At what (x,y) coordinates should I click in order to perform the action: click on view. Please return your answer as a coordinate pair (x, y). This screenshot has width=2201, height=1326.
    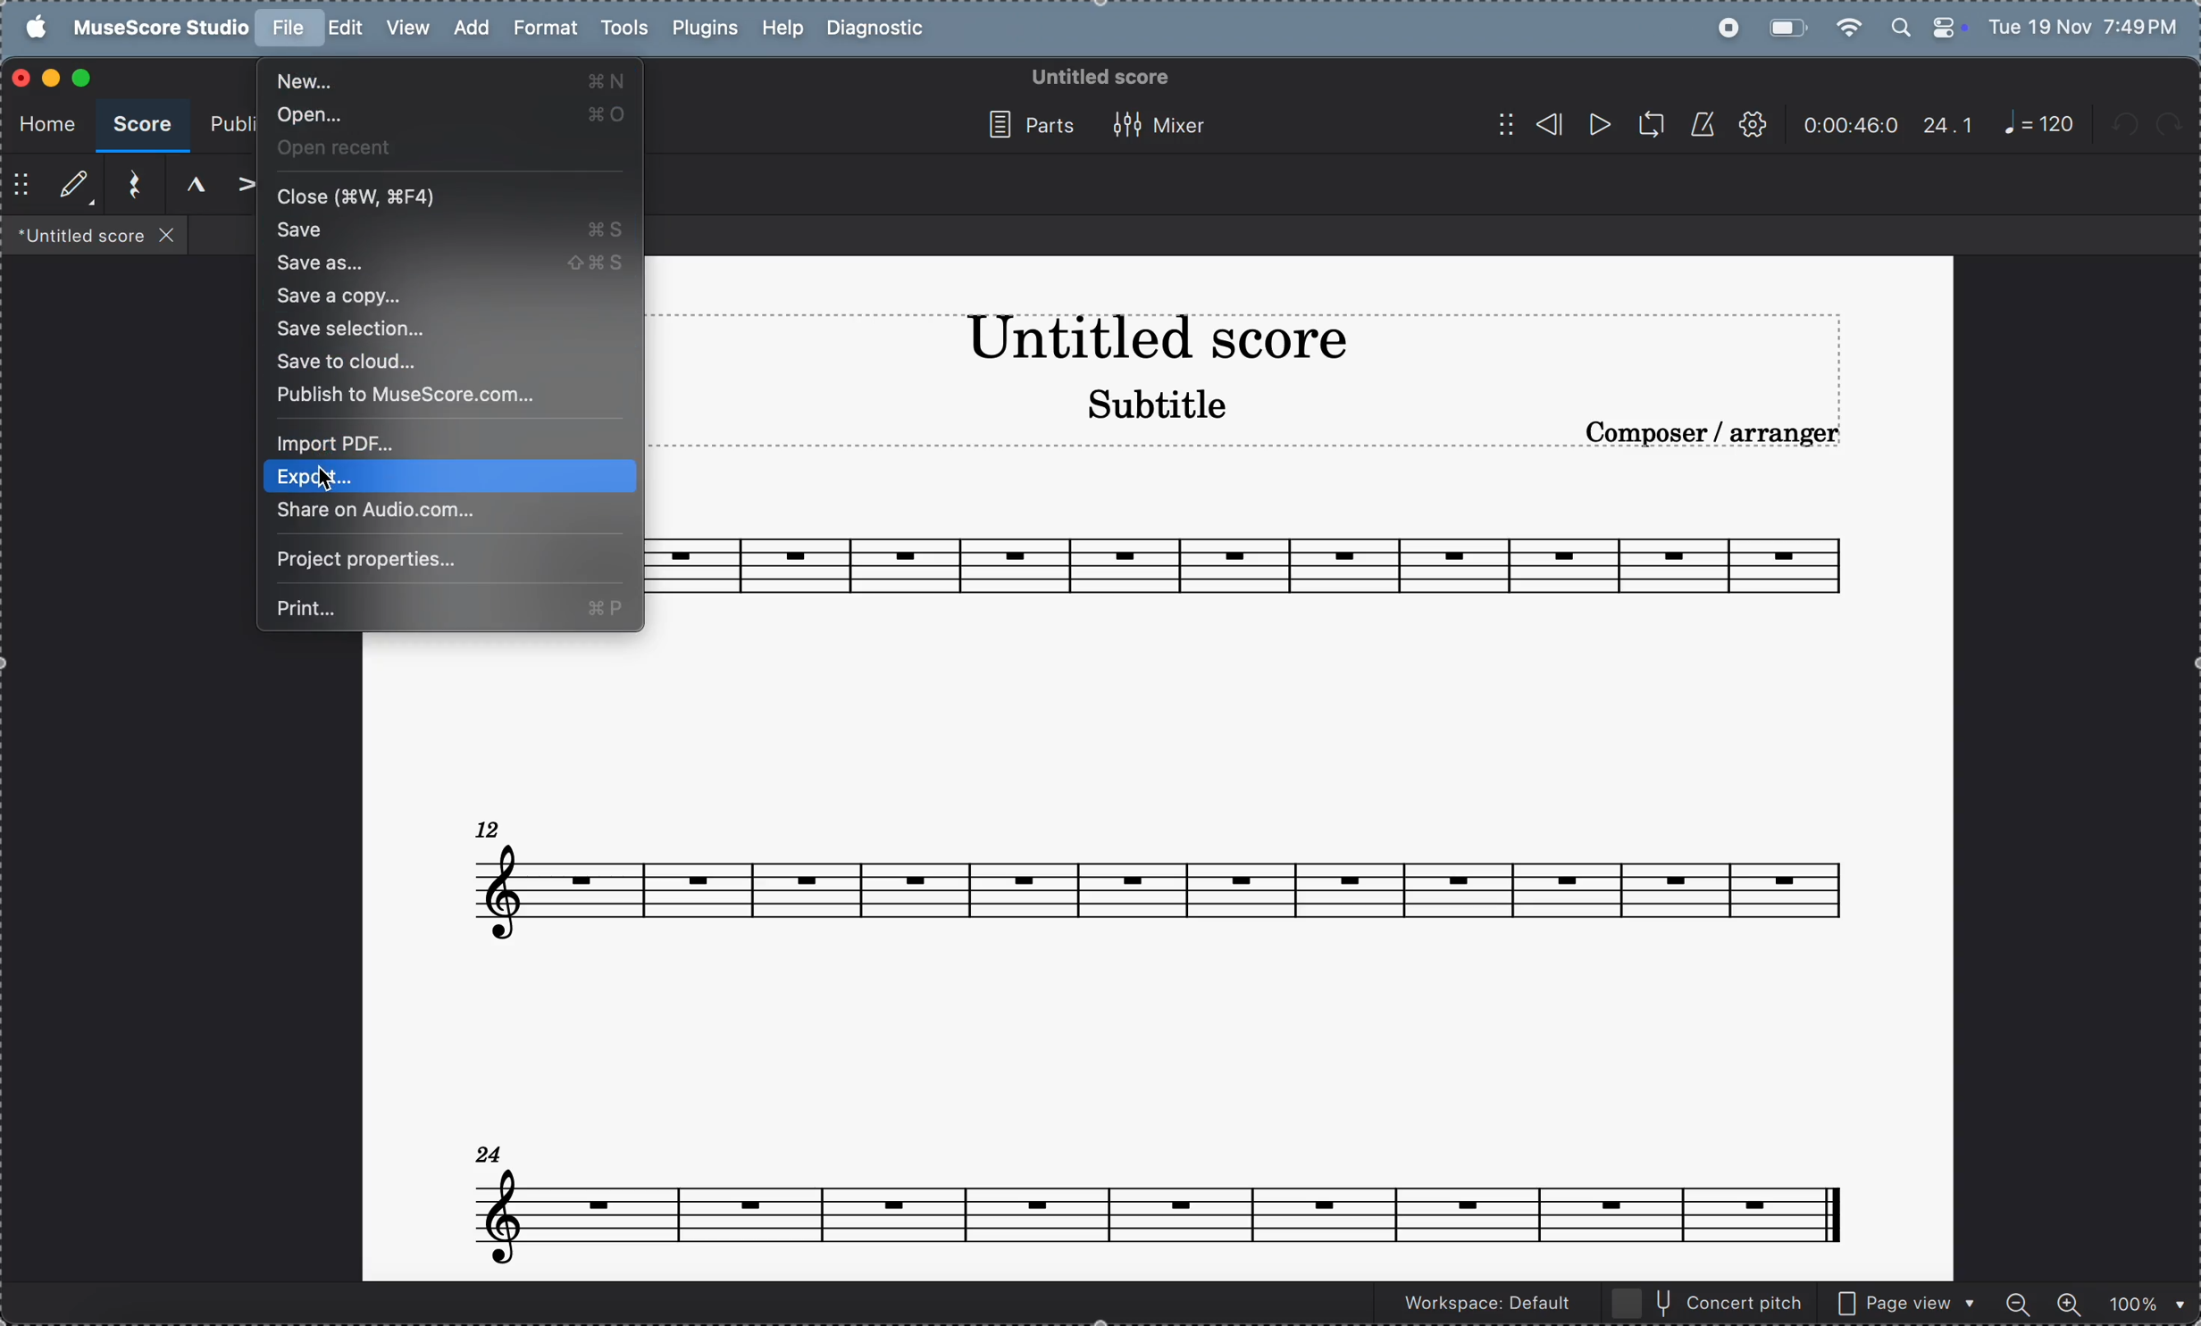
    Looking at the image, I should click on (406, 29).